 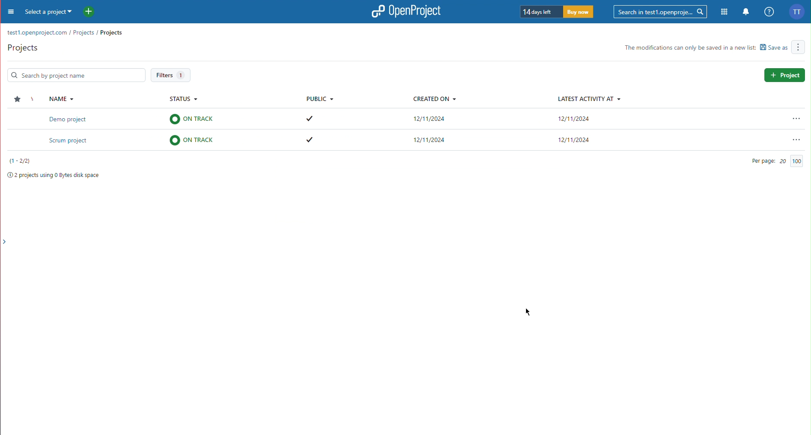 I want to click on Project, so click(x=785, y=76).